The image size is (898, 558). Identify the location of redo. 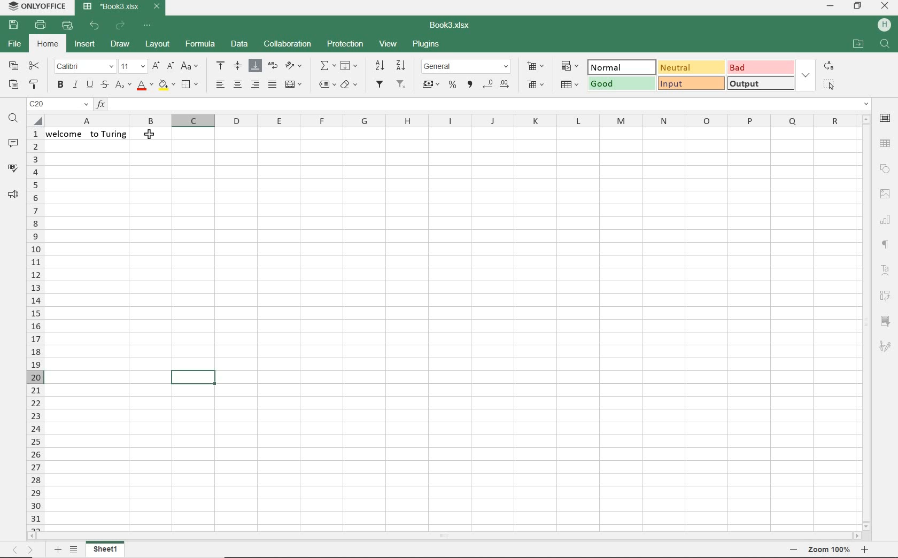
(120, 26).